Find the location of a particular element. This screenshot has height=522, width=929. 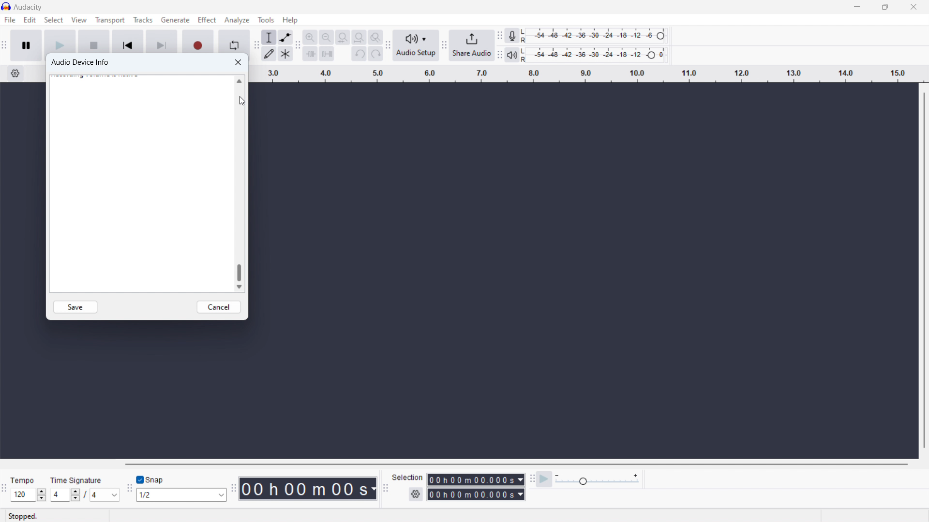

toggle snap is located at coordinates (150, 478).